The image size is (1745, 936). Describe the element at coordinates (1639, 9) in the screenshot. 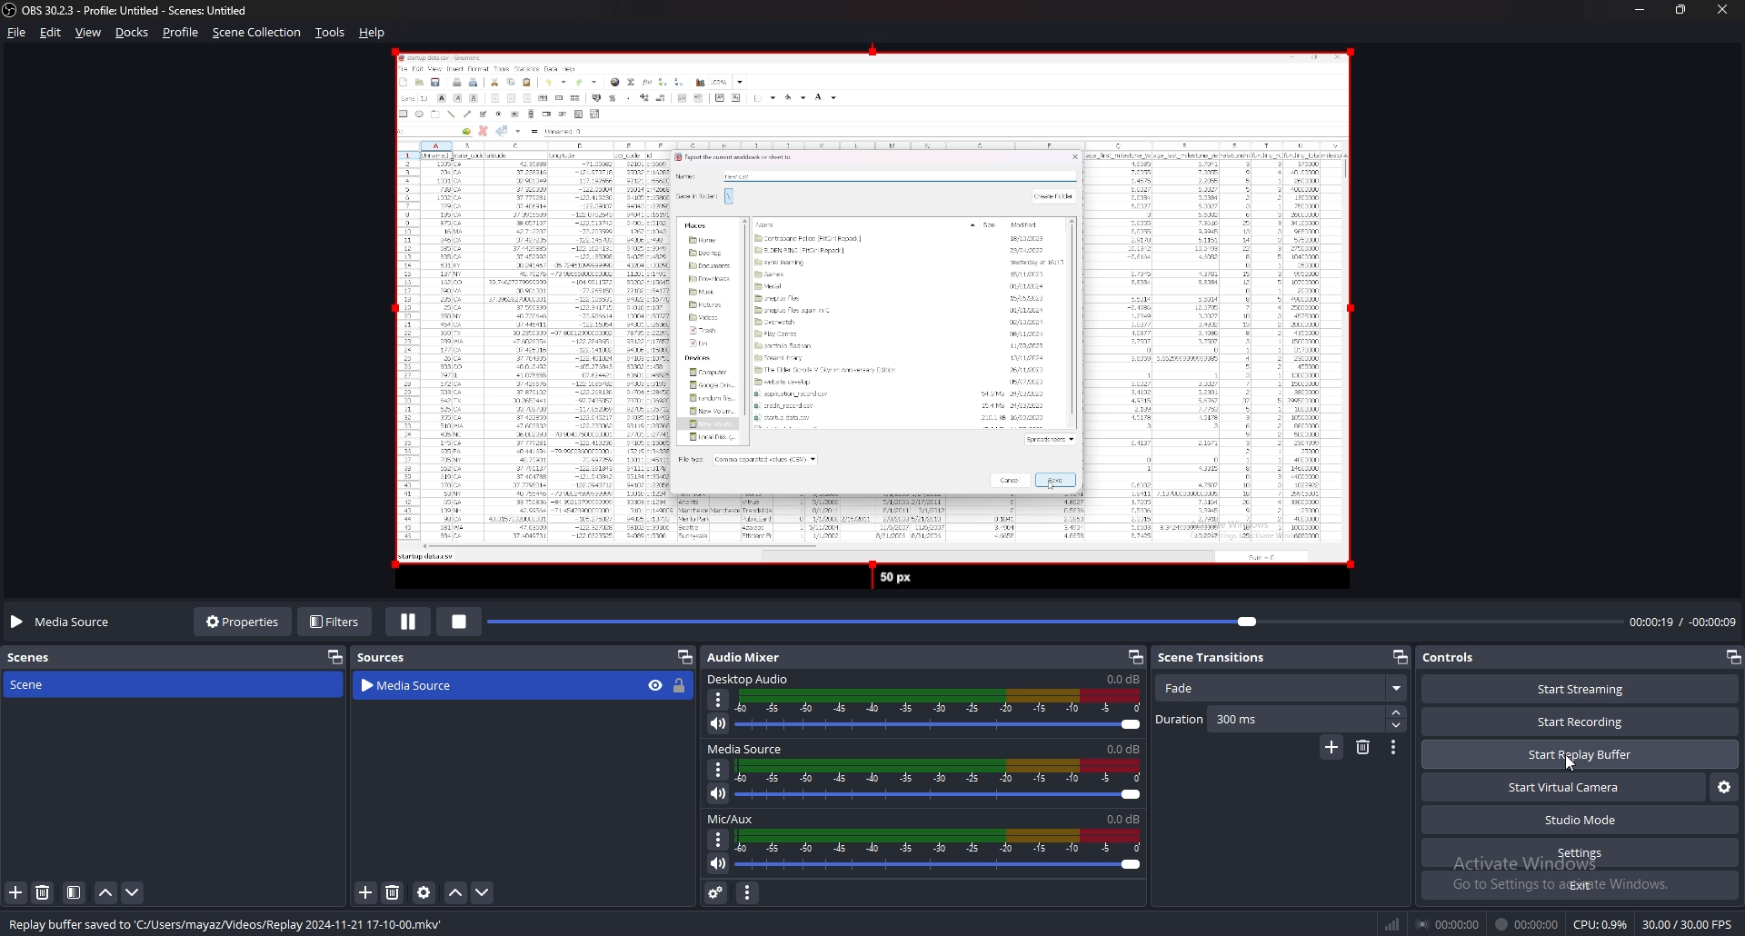

I see `minimize` at that location.